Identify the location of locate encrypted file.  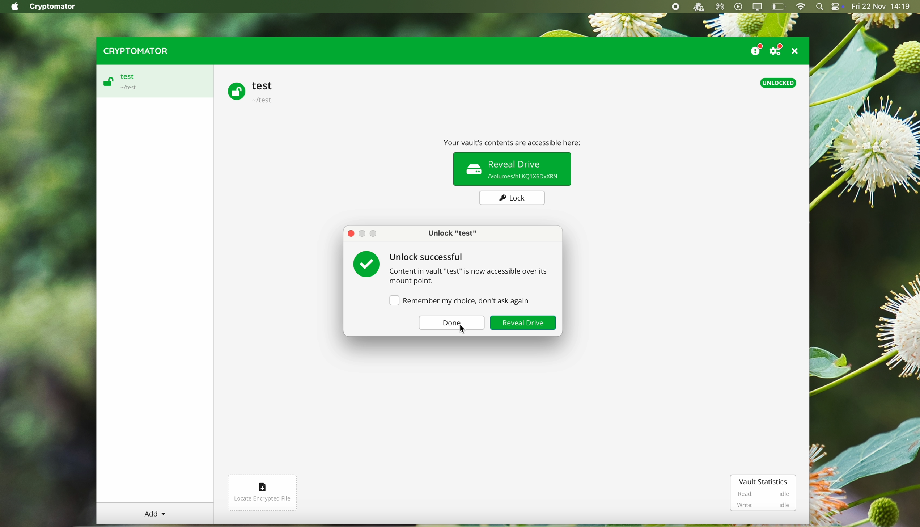
(263, 493).